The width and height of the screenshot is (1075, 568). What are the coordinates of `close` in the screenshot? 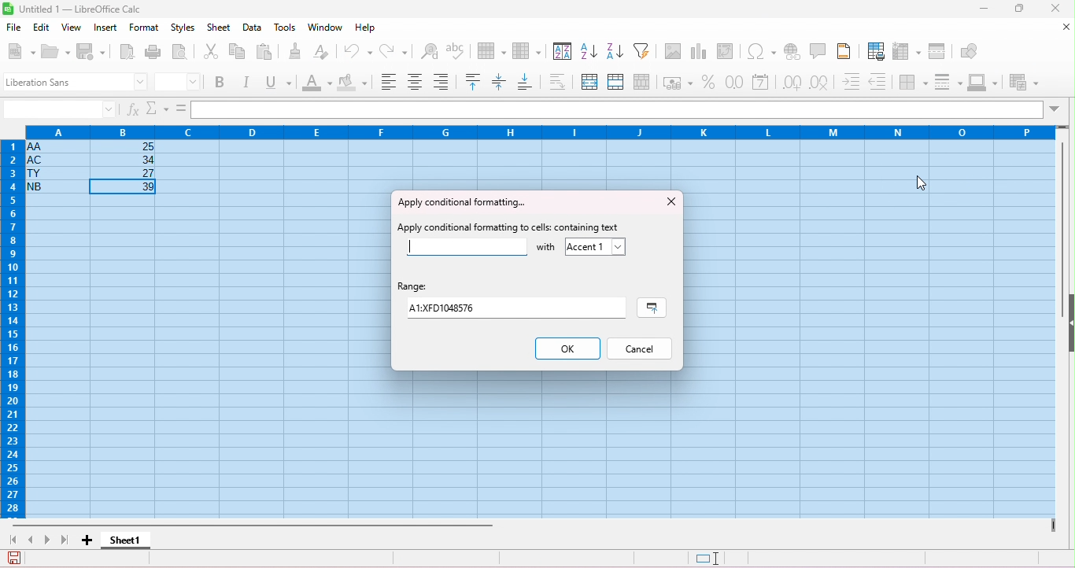 It's located at (668, 199).